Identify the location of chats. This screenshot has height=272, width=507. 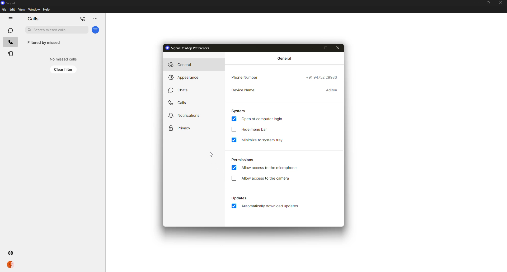
(10, 30).